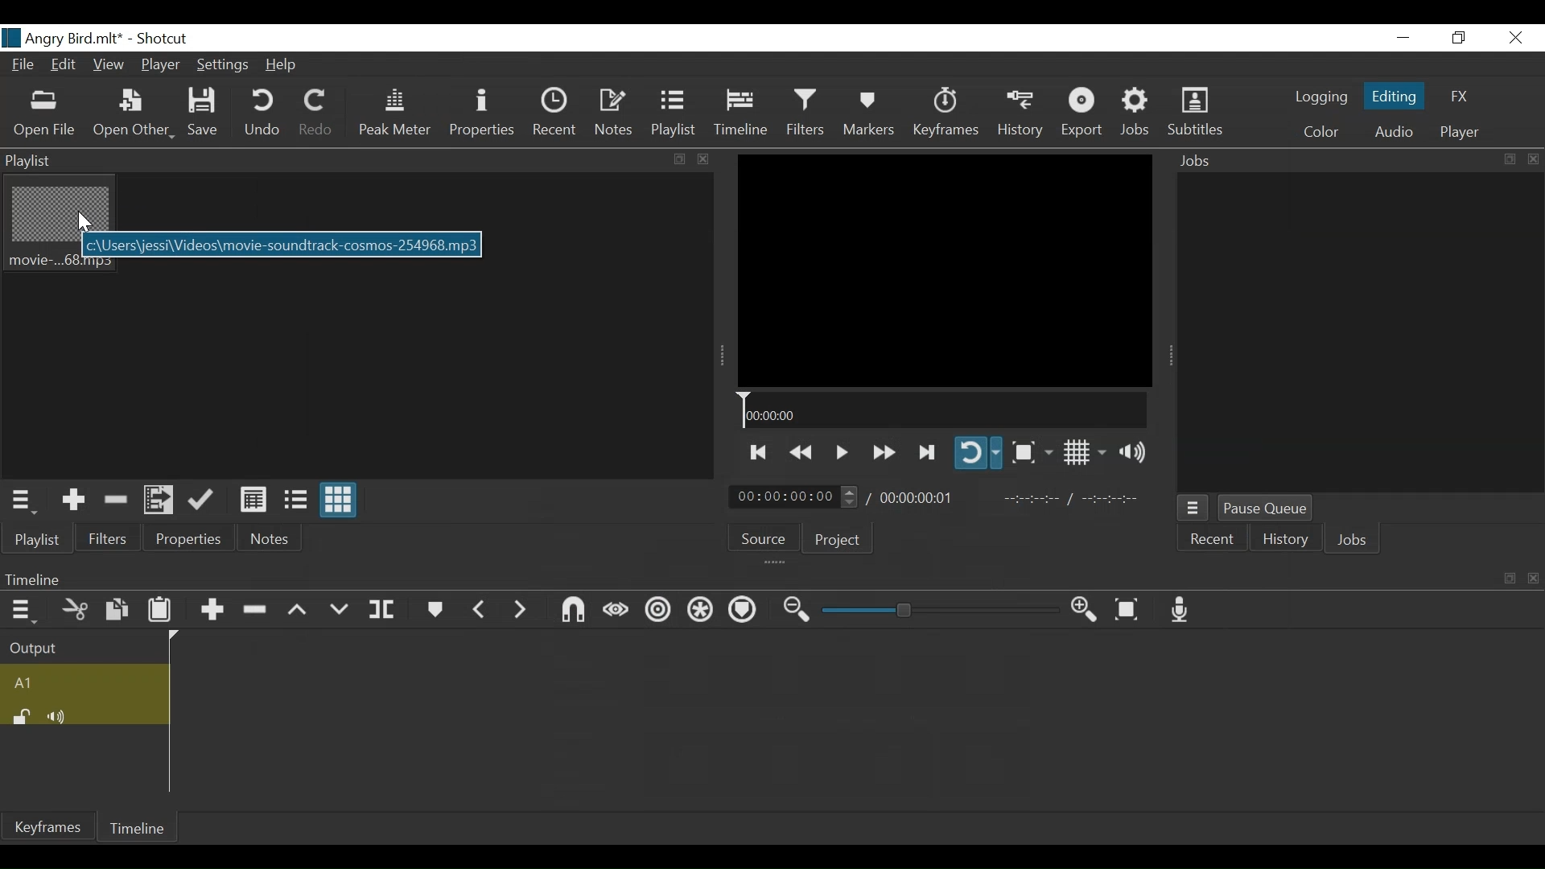  What do you see at coordinates (1459, 38) in the screenshot?
I see `Restore` at bounding box center [1459, 38].